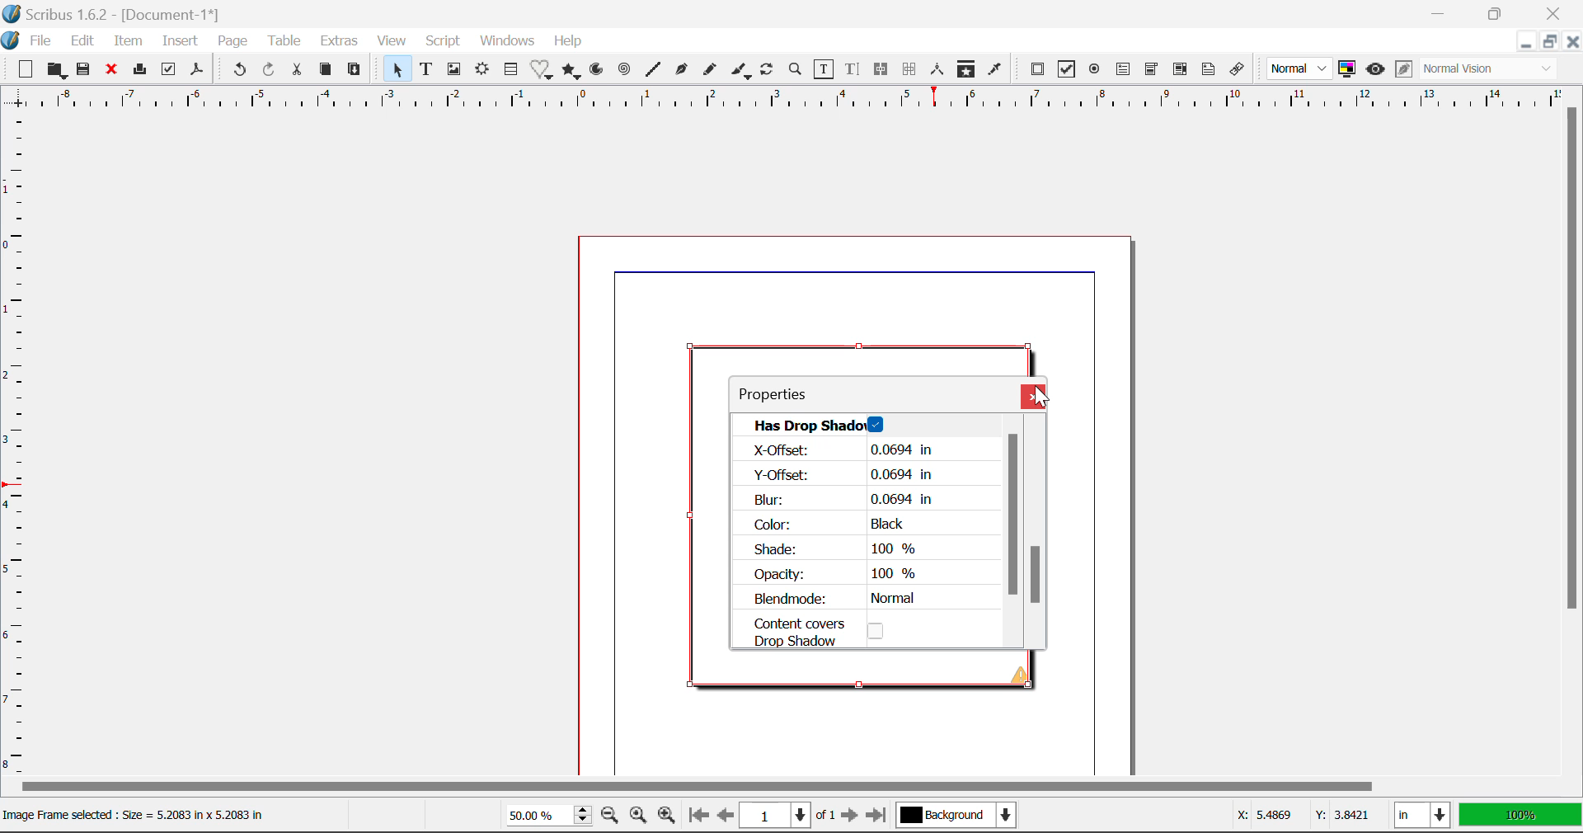 This screenshot has height=833, width=1583. Describe the element at coordinates (854, 71) in the screenshot. I see `Edit Text with Story Editor` at that location.